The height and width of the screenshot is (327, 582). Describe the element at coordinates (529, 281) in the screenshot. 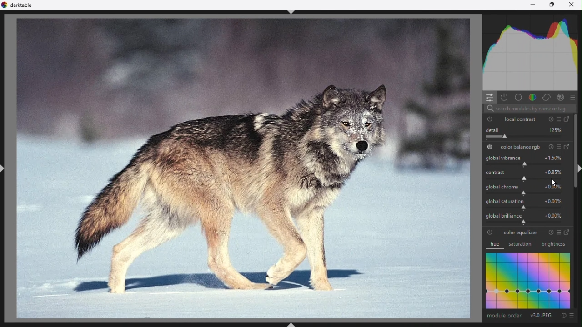

I see `graph(color equalizer)` at that location.